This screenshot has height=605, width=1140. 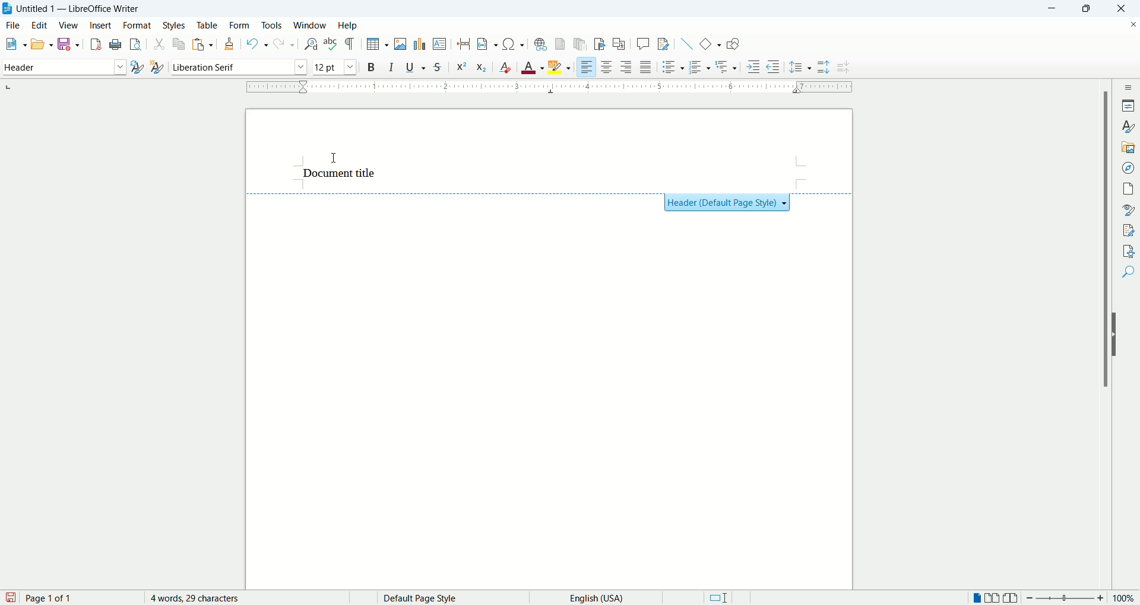 What do you see at coordinates (800, 66) in the screenshot?
I see `set line spacing` at bounding box center [800, 66].